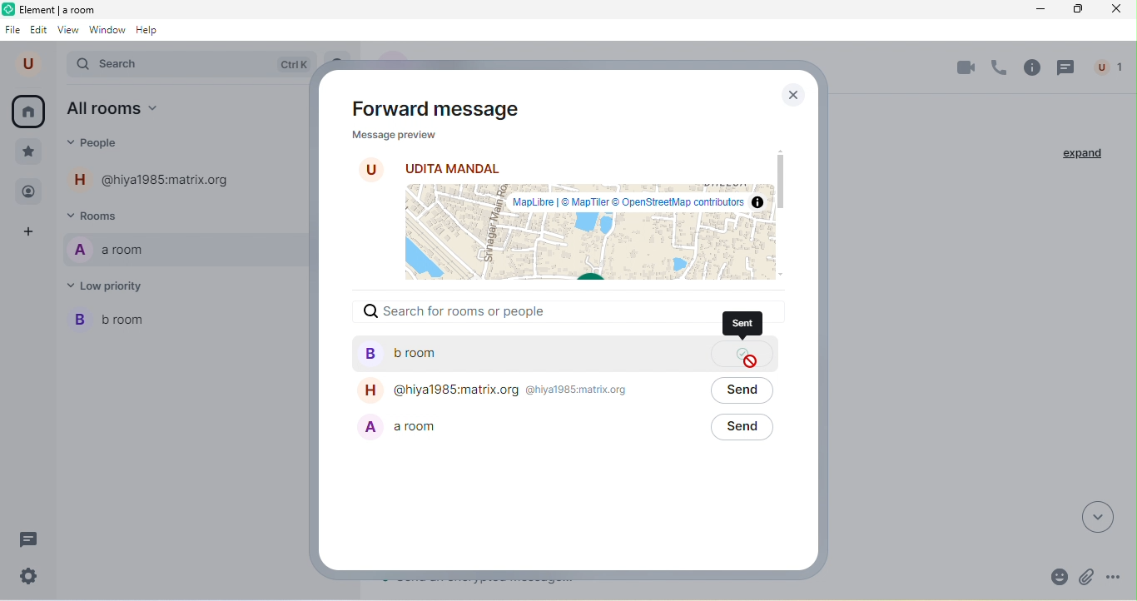  What do you see at coordinates (752, 364) in the screenshot?
I see `not clickable again sign` at bounding box center [752, 364].